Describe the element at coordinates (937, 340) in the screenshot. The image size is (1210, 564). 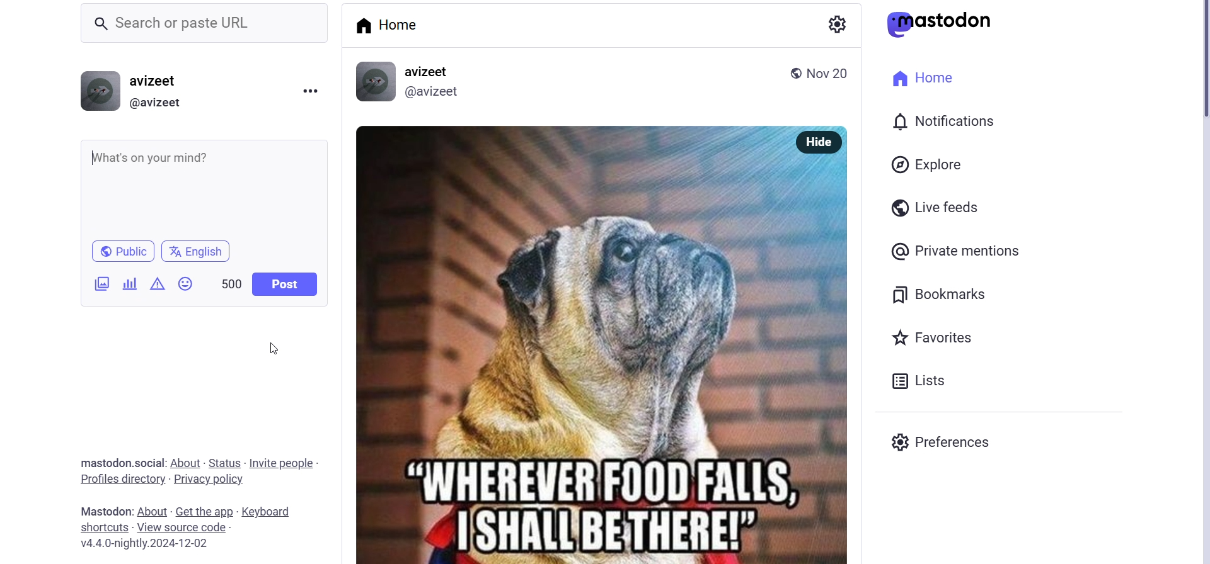
I see `favorites` at that location.